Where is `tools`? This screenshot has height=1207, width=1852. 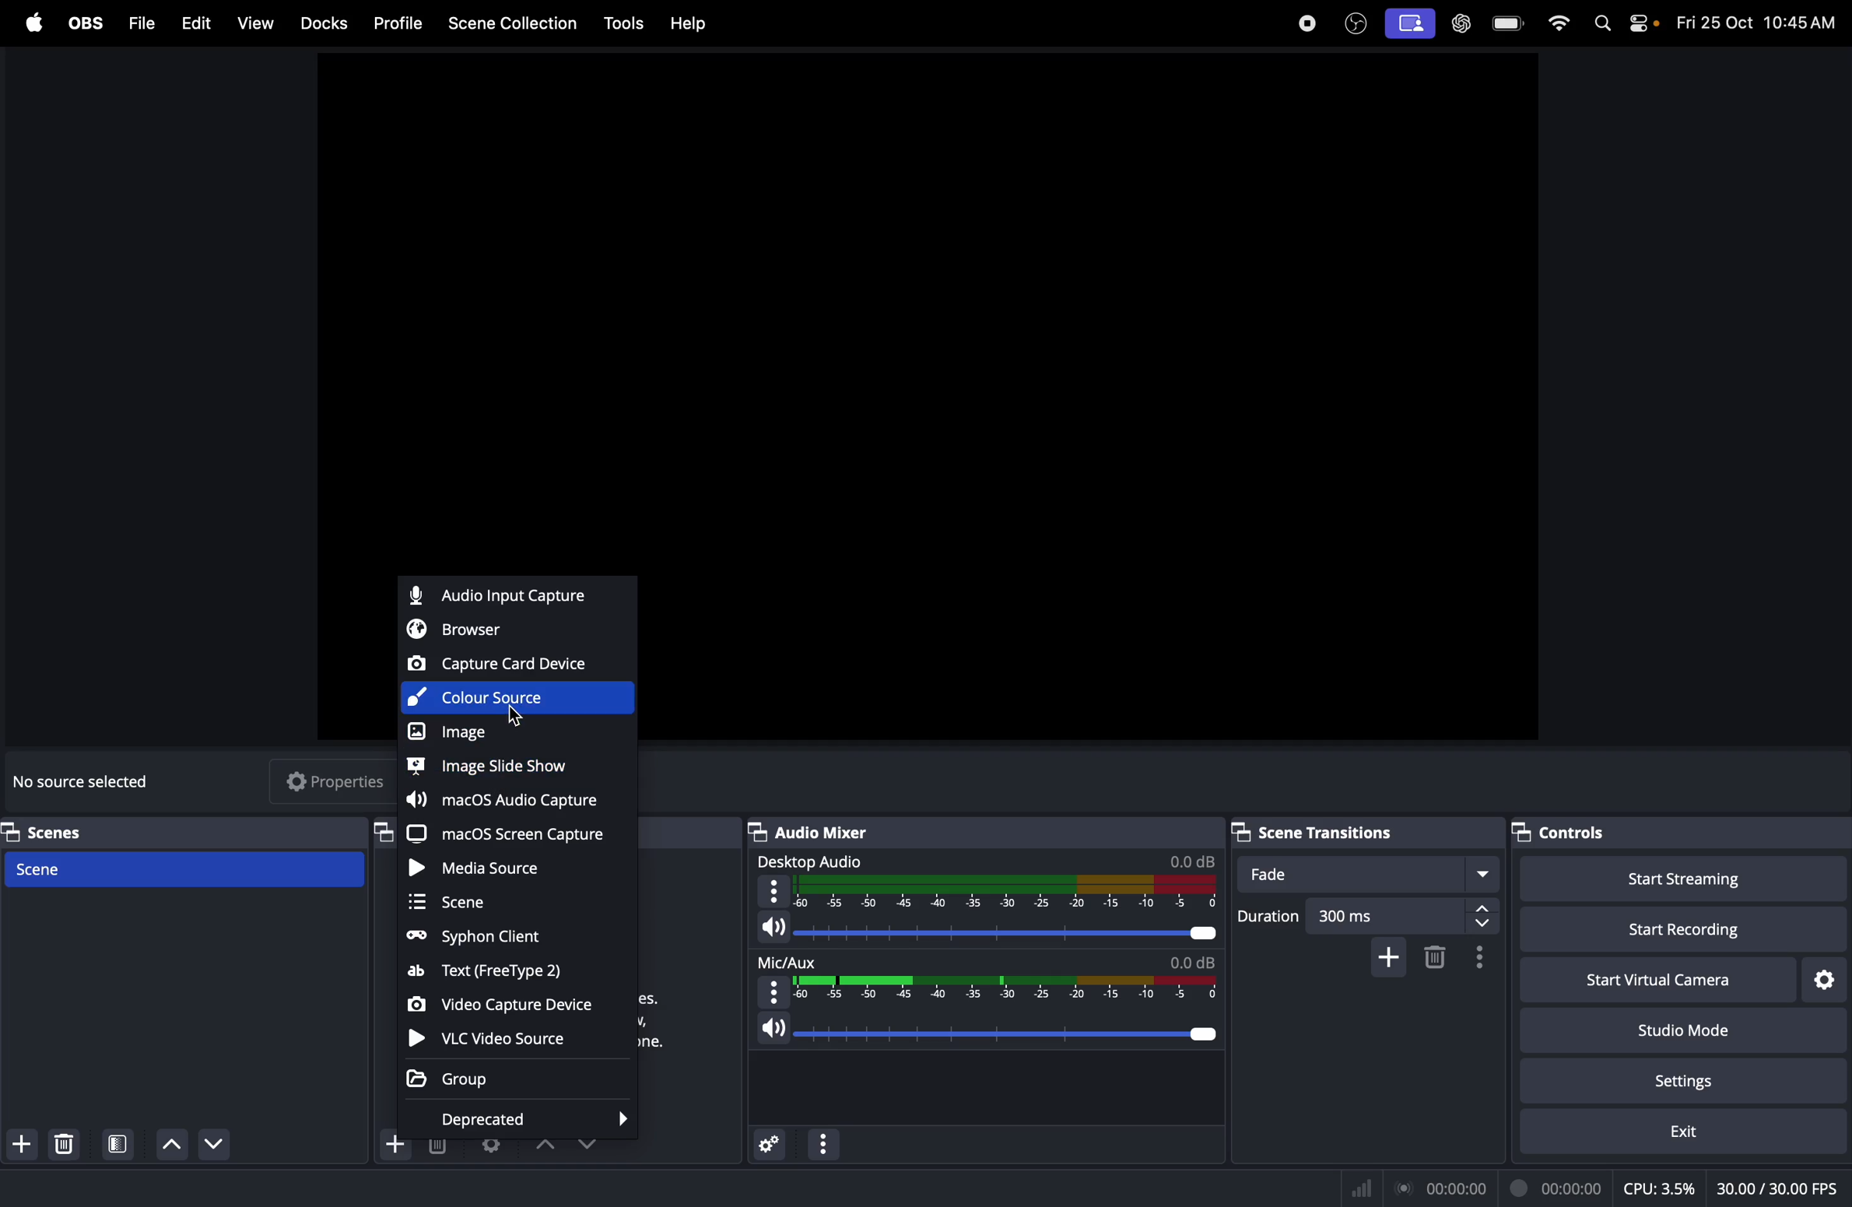 tools is located at coordinates (623, 23).